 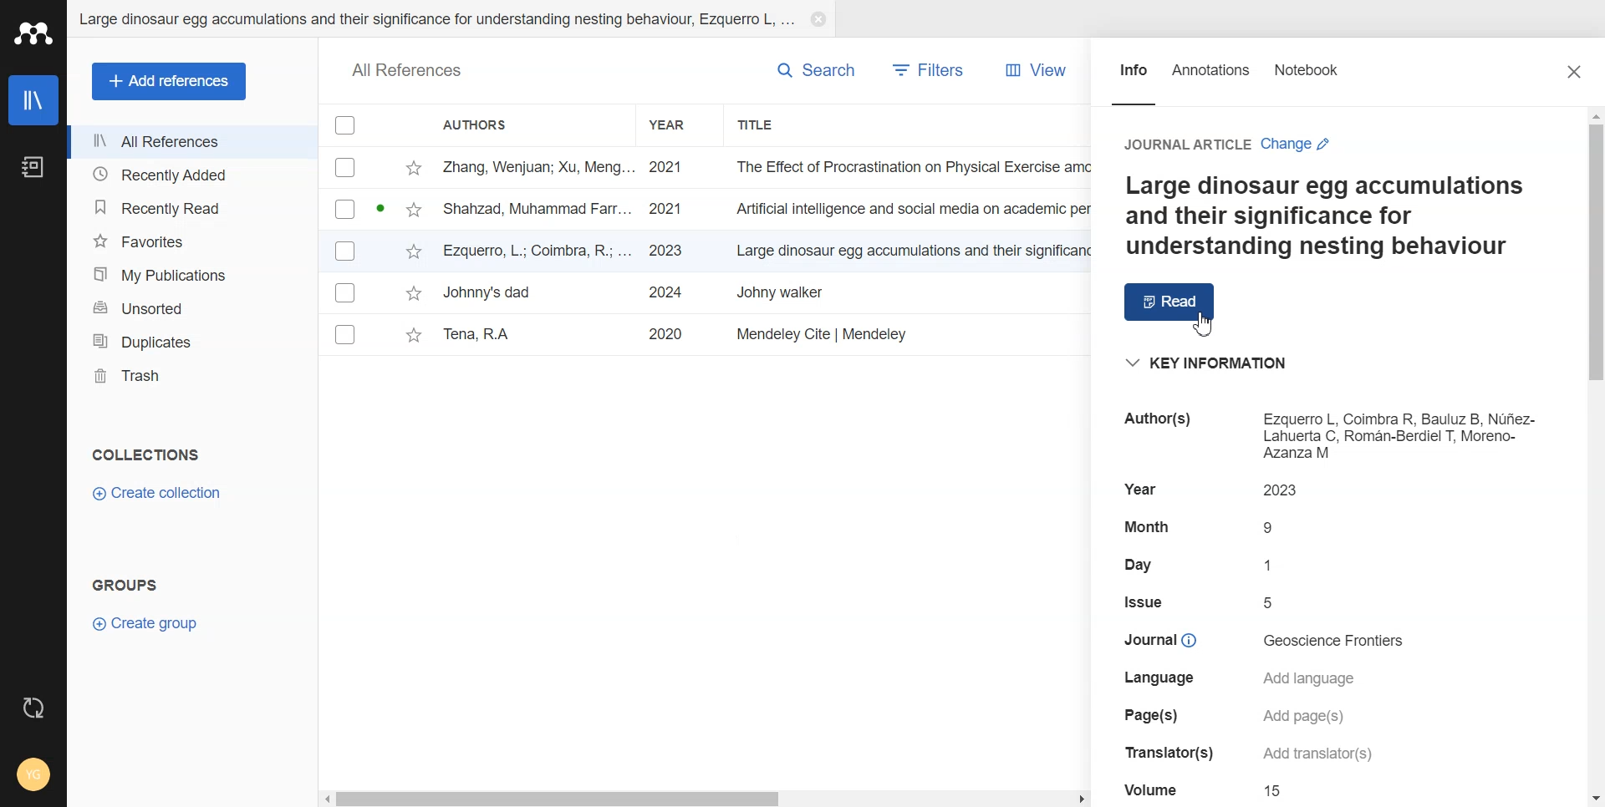 I want to click on Text, so click(x=406, y=70).